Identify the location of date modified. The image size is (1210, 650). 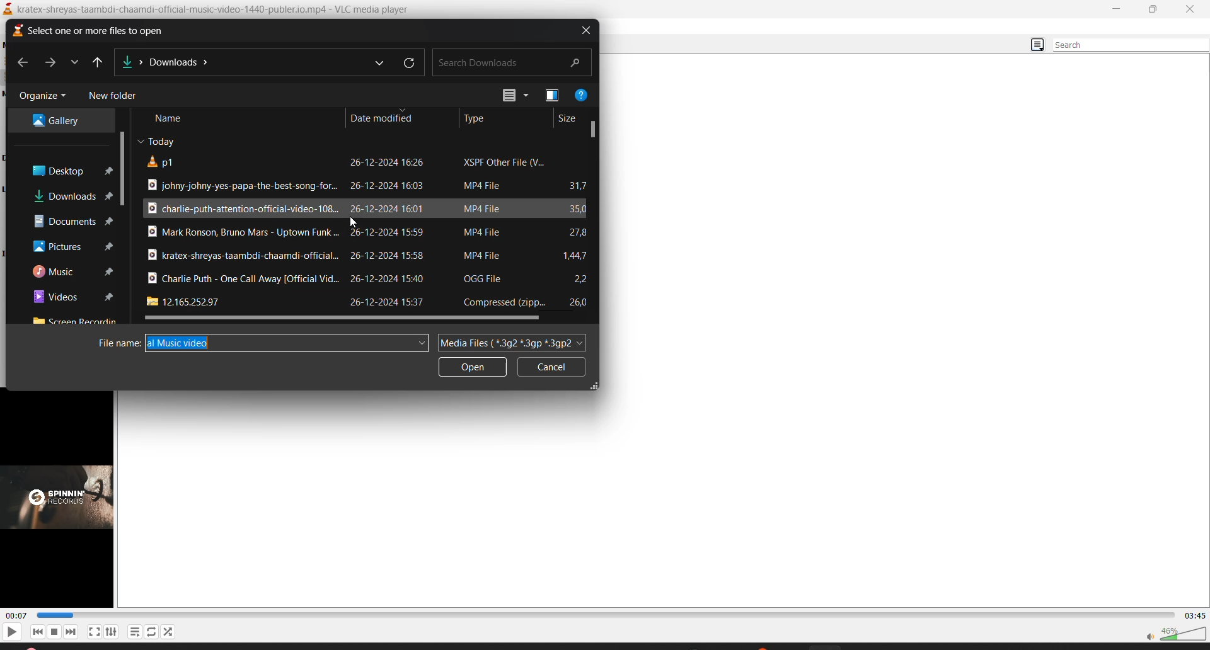
(394, 231).